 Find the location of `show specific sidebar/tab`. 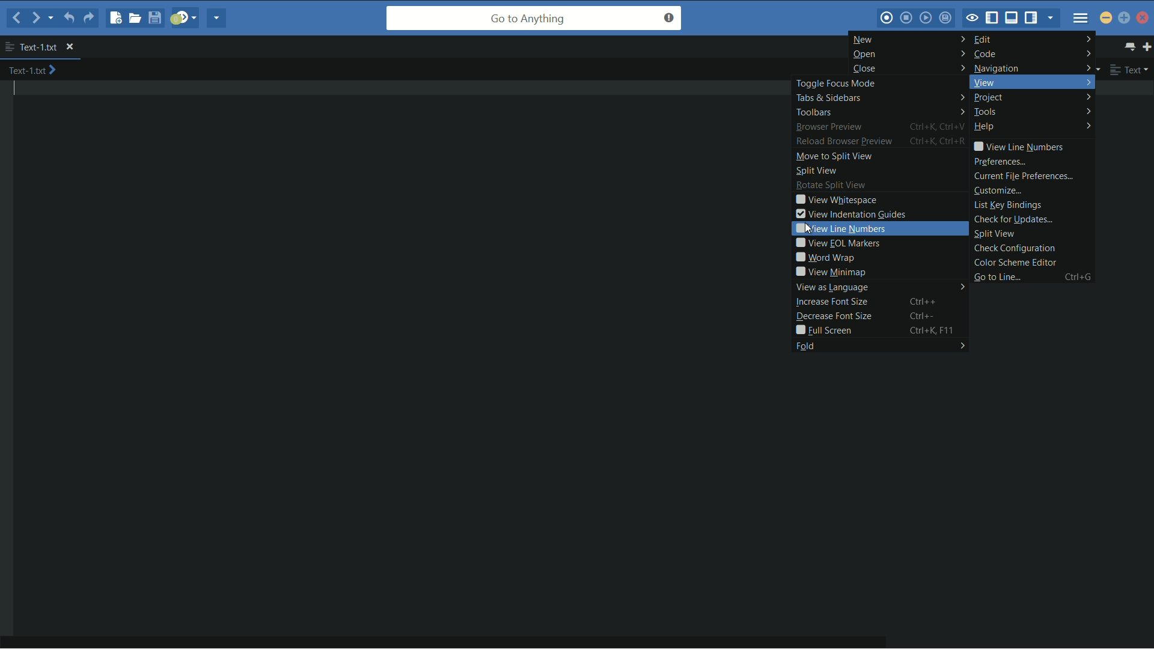

show specific sidebar/tab is located at coordinates (1054, 19).